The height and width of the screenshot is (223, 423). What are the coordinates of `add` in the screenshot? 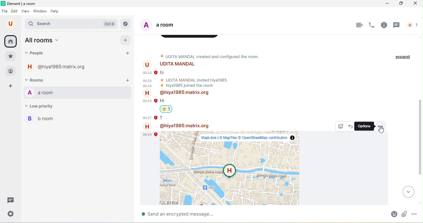 It's located at (126, 40).